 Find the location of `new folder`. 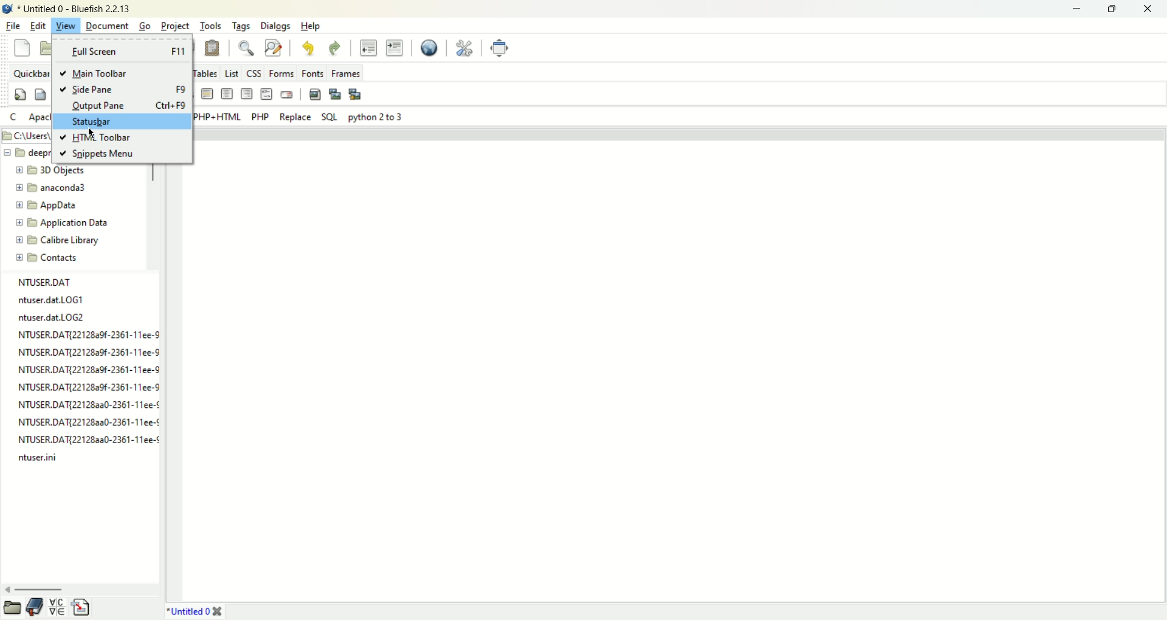

new folder is located at coordinates (53, 187).